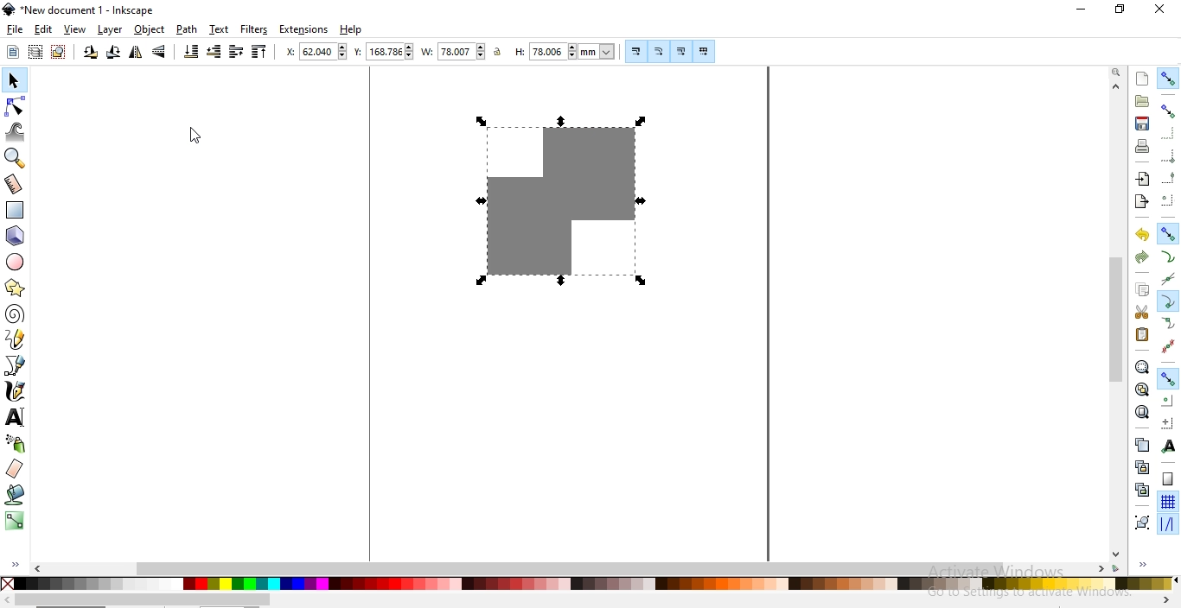  Describe the element at coordinates (318, 54) in the screenshot. I see `horizontal coordinate of selection` at that location.